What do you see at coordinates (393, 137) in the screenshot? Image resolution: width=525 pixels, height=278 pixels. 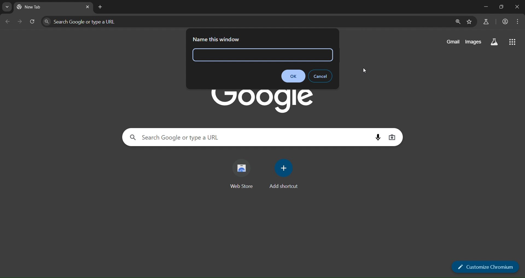 I see `image search` at bounding box center [393, 137].